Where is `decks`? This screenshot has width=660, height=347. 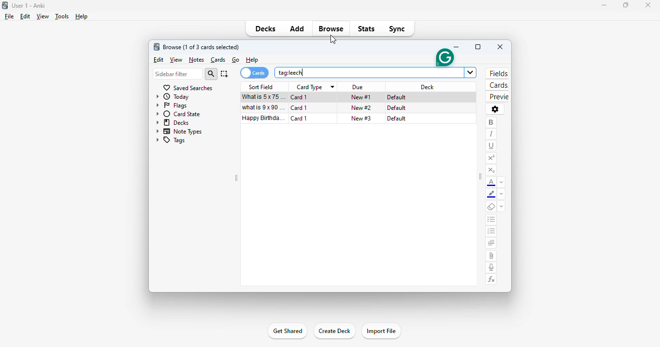 decks is located at coordinates (265, 28).